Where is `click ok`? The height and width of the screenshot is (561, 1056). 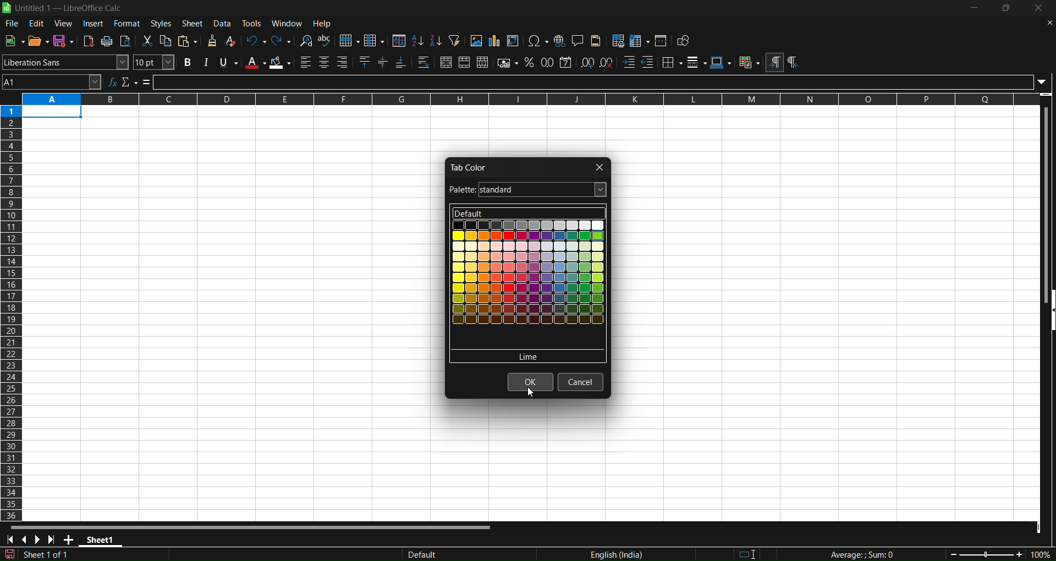 click ok is located at coordinates (530, 383).